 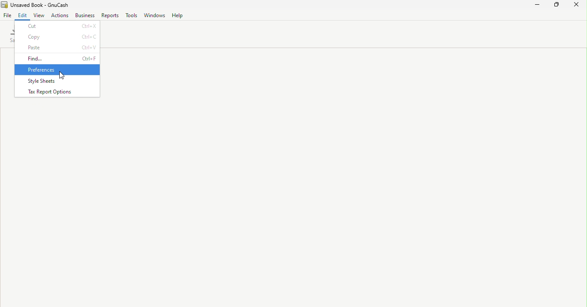 I want to click on Style sheets, so click(x=55, y=81).